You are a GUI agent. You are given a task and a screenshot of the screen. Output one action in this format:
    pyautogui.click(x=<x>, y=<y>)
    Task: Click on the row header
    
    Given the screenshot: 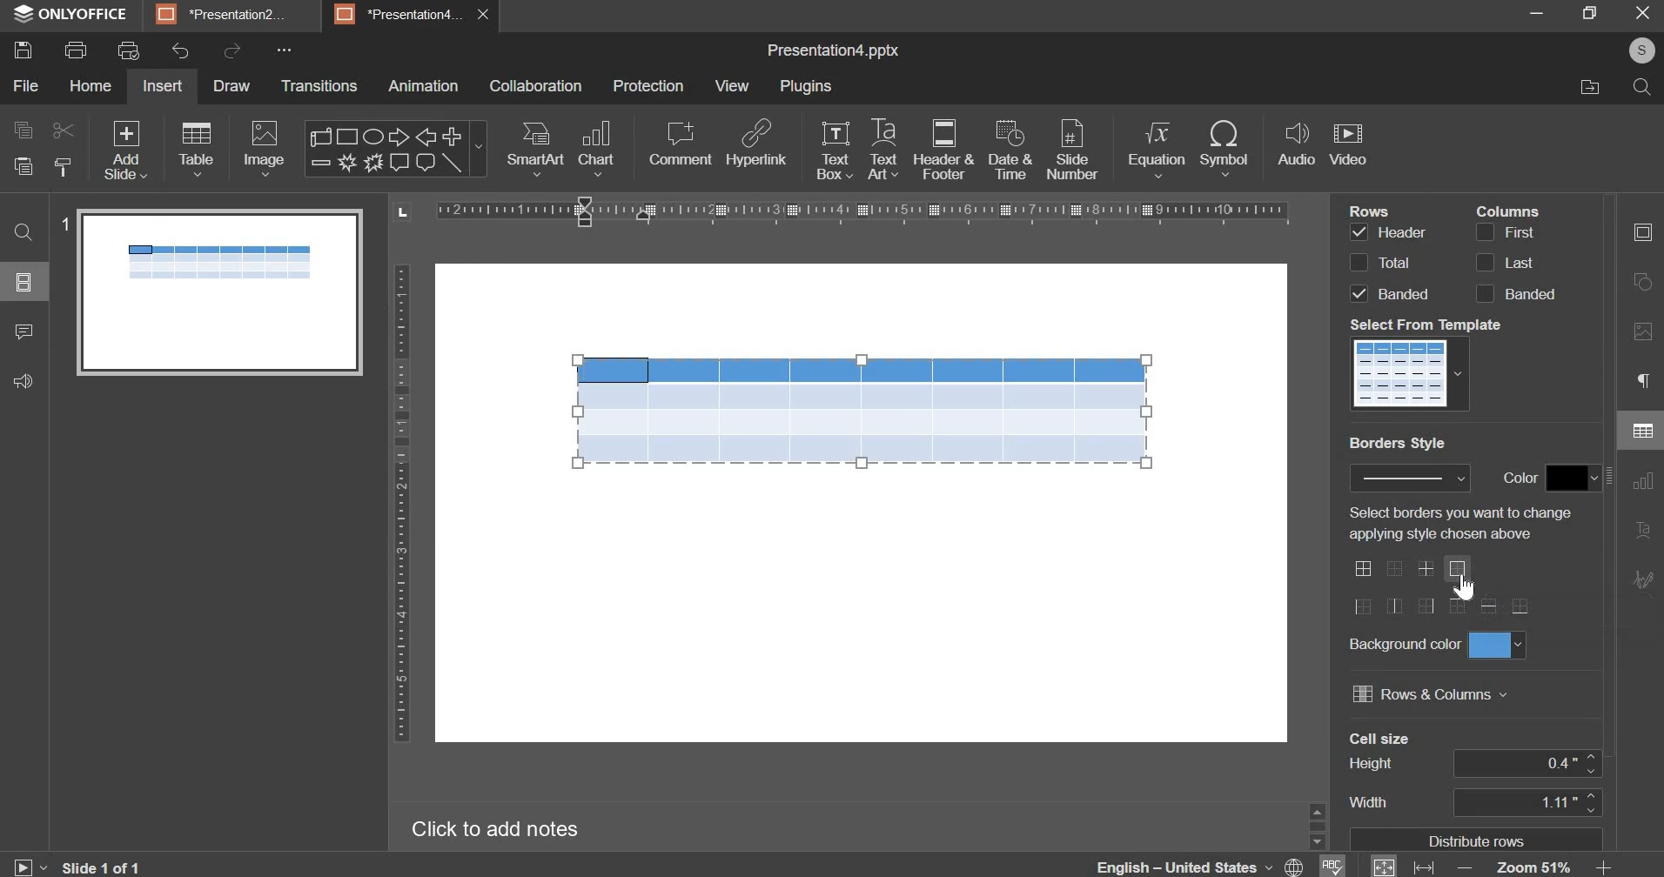 What is the action you would take?
    pyautogui.click(x=1387, y=231)
    